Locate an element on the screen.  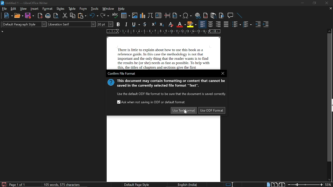
increase indent is located at coordinates (258, 24).